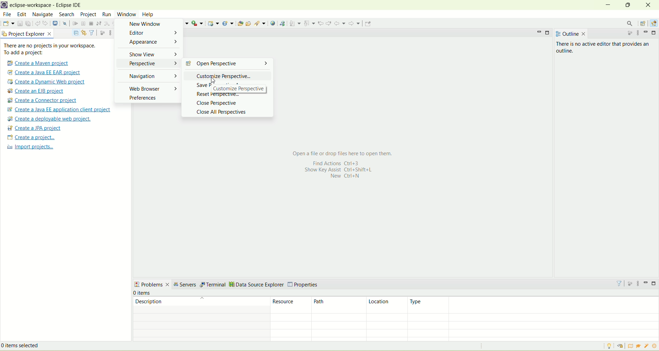  What do you see at coordinates (107, 14) in the screenshot?
I see `run` at bounding box center [107, 14].